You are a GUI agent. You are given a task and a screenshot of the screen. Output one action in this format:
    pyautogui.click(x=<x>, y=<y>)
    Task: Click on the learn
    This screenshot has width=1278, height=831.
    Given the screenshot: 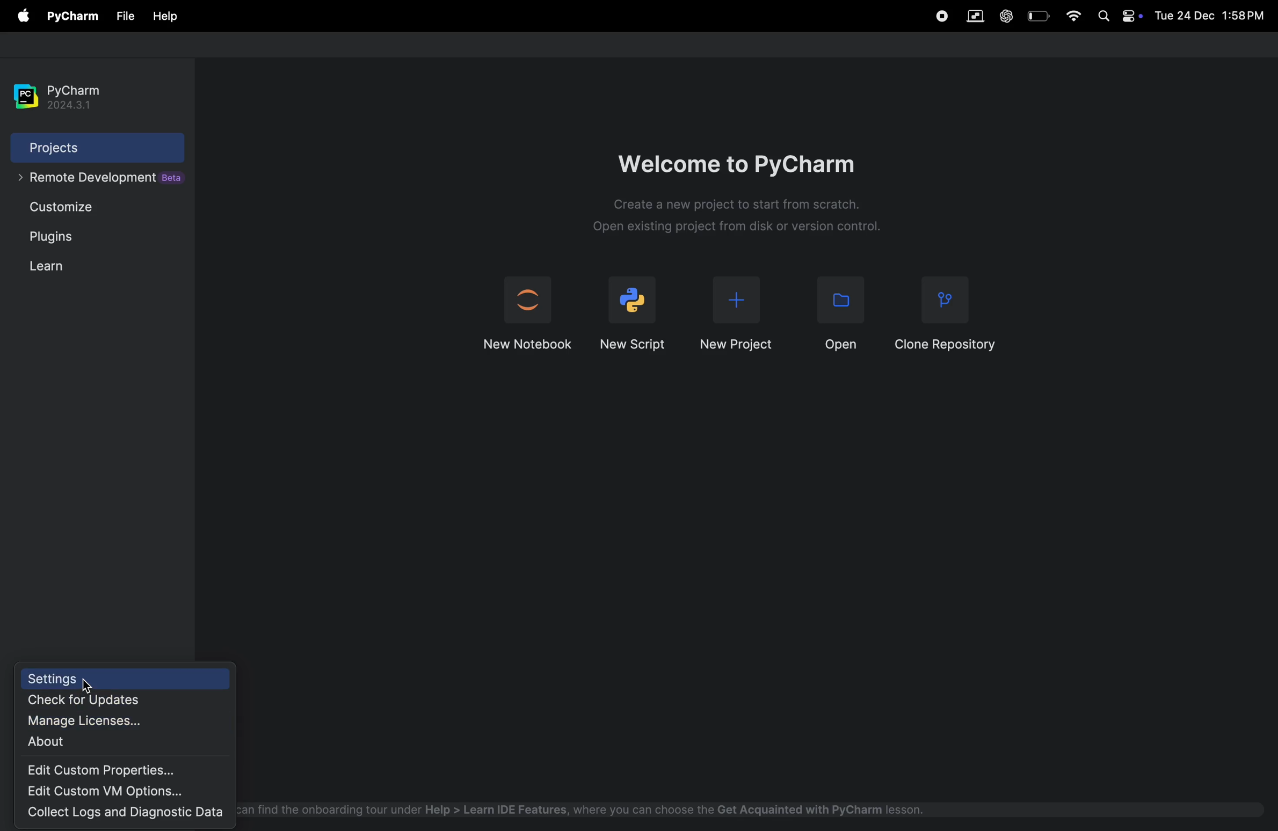 What is the action you would take?
    pyautogui.click(x=47, y=266)
    